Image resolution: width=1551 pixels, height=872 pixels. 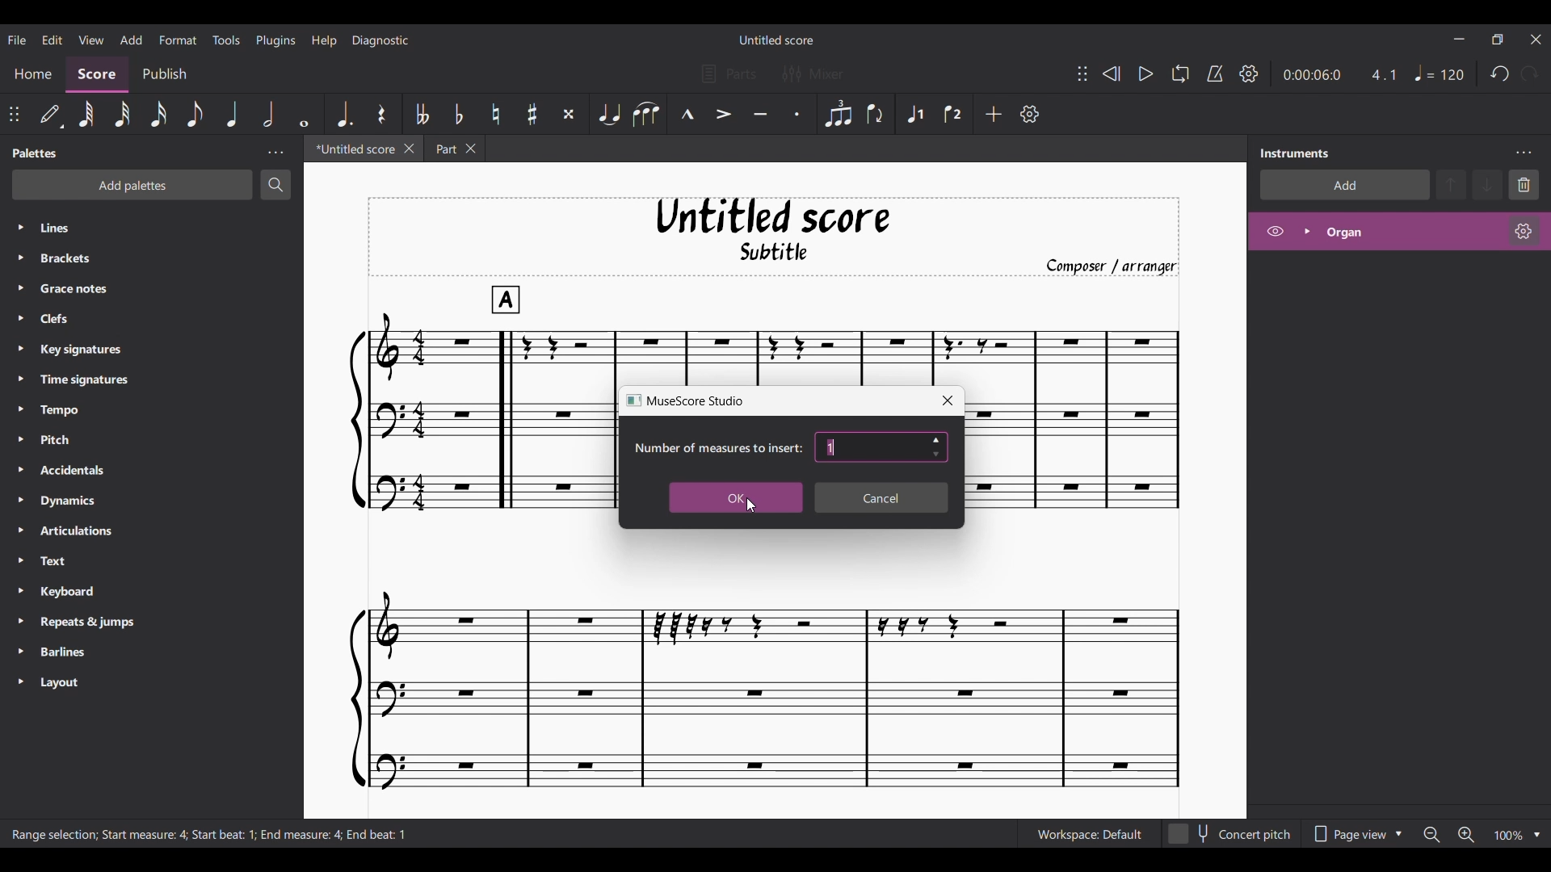 What do you see at coordinates (1510, 836) in the screenshot?
I see `Current zoom factor` at bounding box center [1510, 836].